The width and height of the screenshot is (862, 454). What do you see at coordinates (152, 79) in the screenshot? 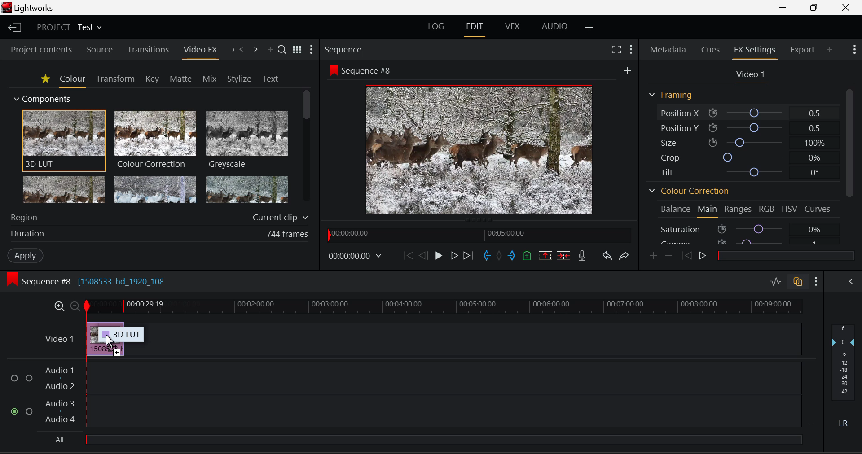
I see `Key` at bounding box center [152, 79].